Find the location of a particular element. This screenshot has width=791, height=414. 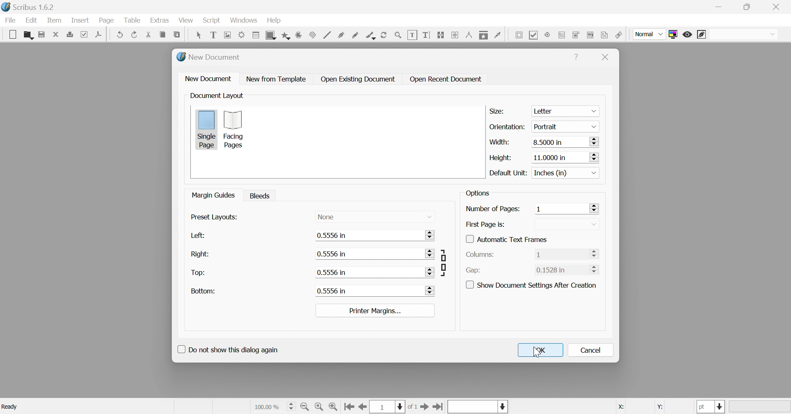

slider is located at coordinates (430, 254).